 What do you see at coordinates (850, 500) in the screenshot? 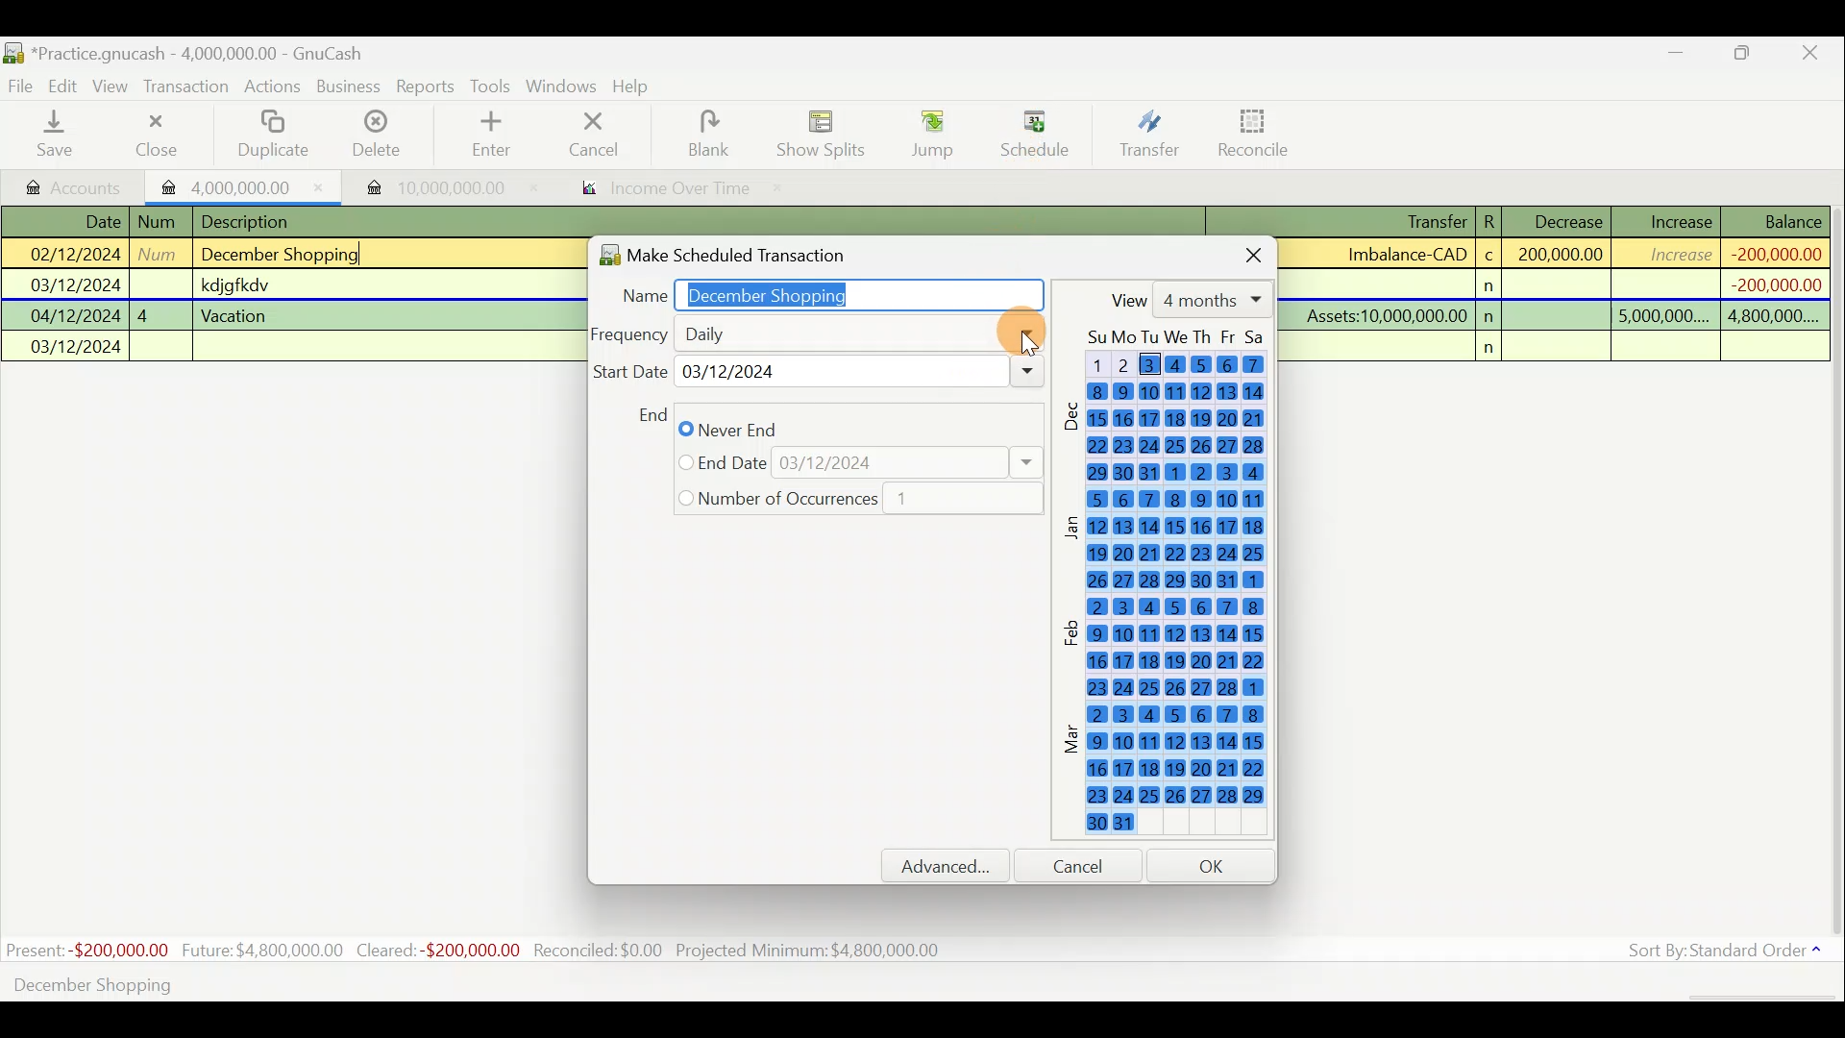
I see `Number of occurences` at bounding box center [850, 500].